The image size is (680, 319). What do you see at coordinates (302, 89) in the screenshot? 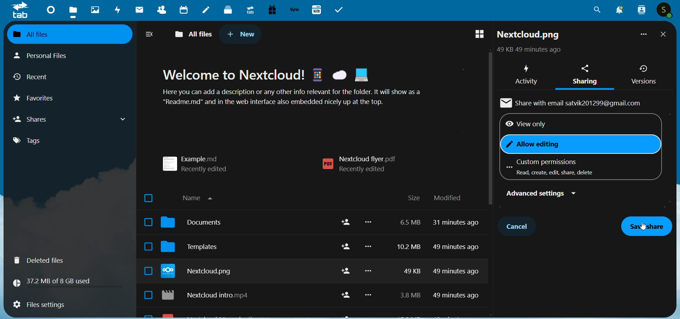
I see `welcome text` at bounding box center [302, 89].